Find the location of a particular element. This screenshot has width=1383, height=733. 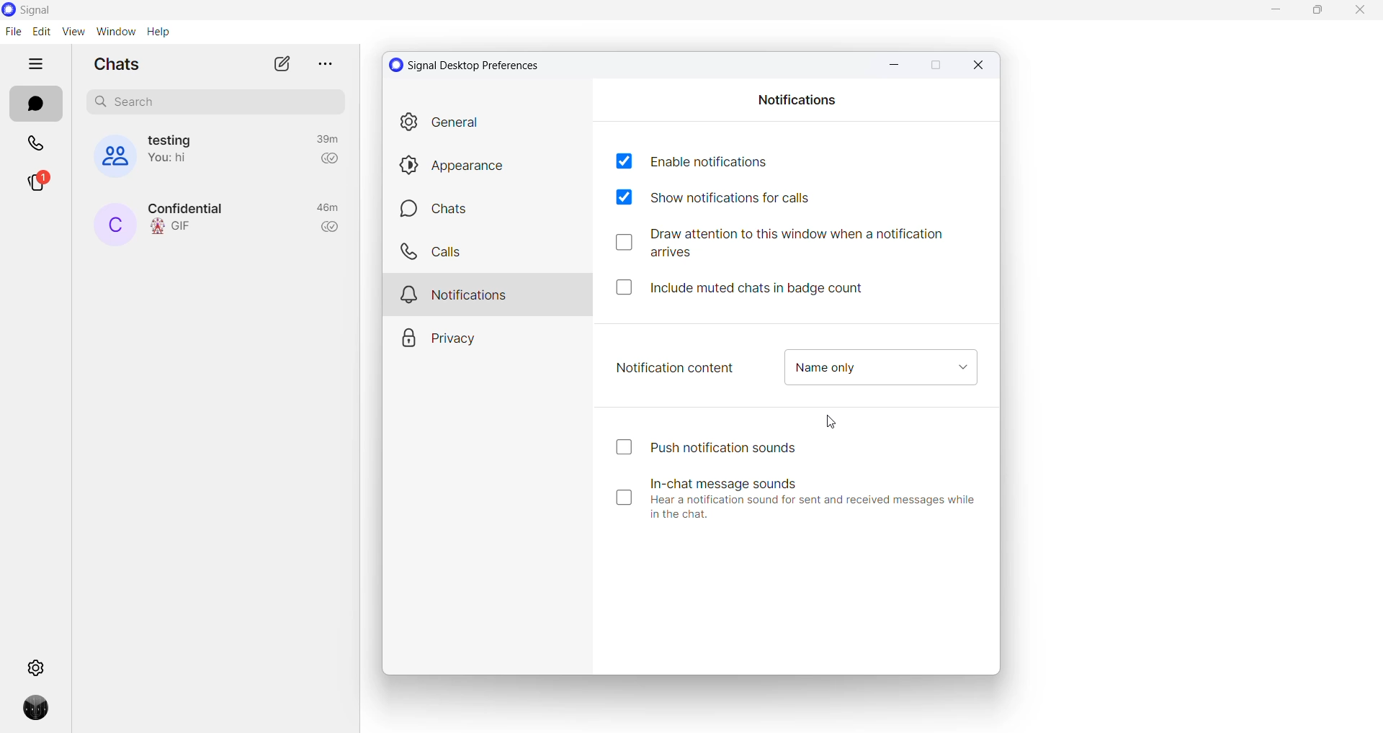

chats is located at coordinates (33, 105).